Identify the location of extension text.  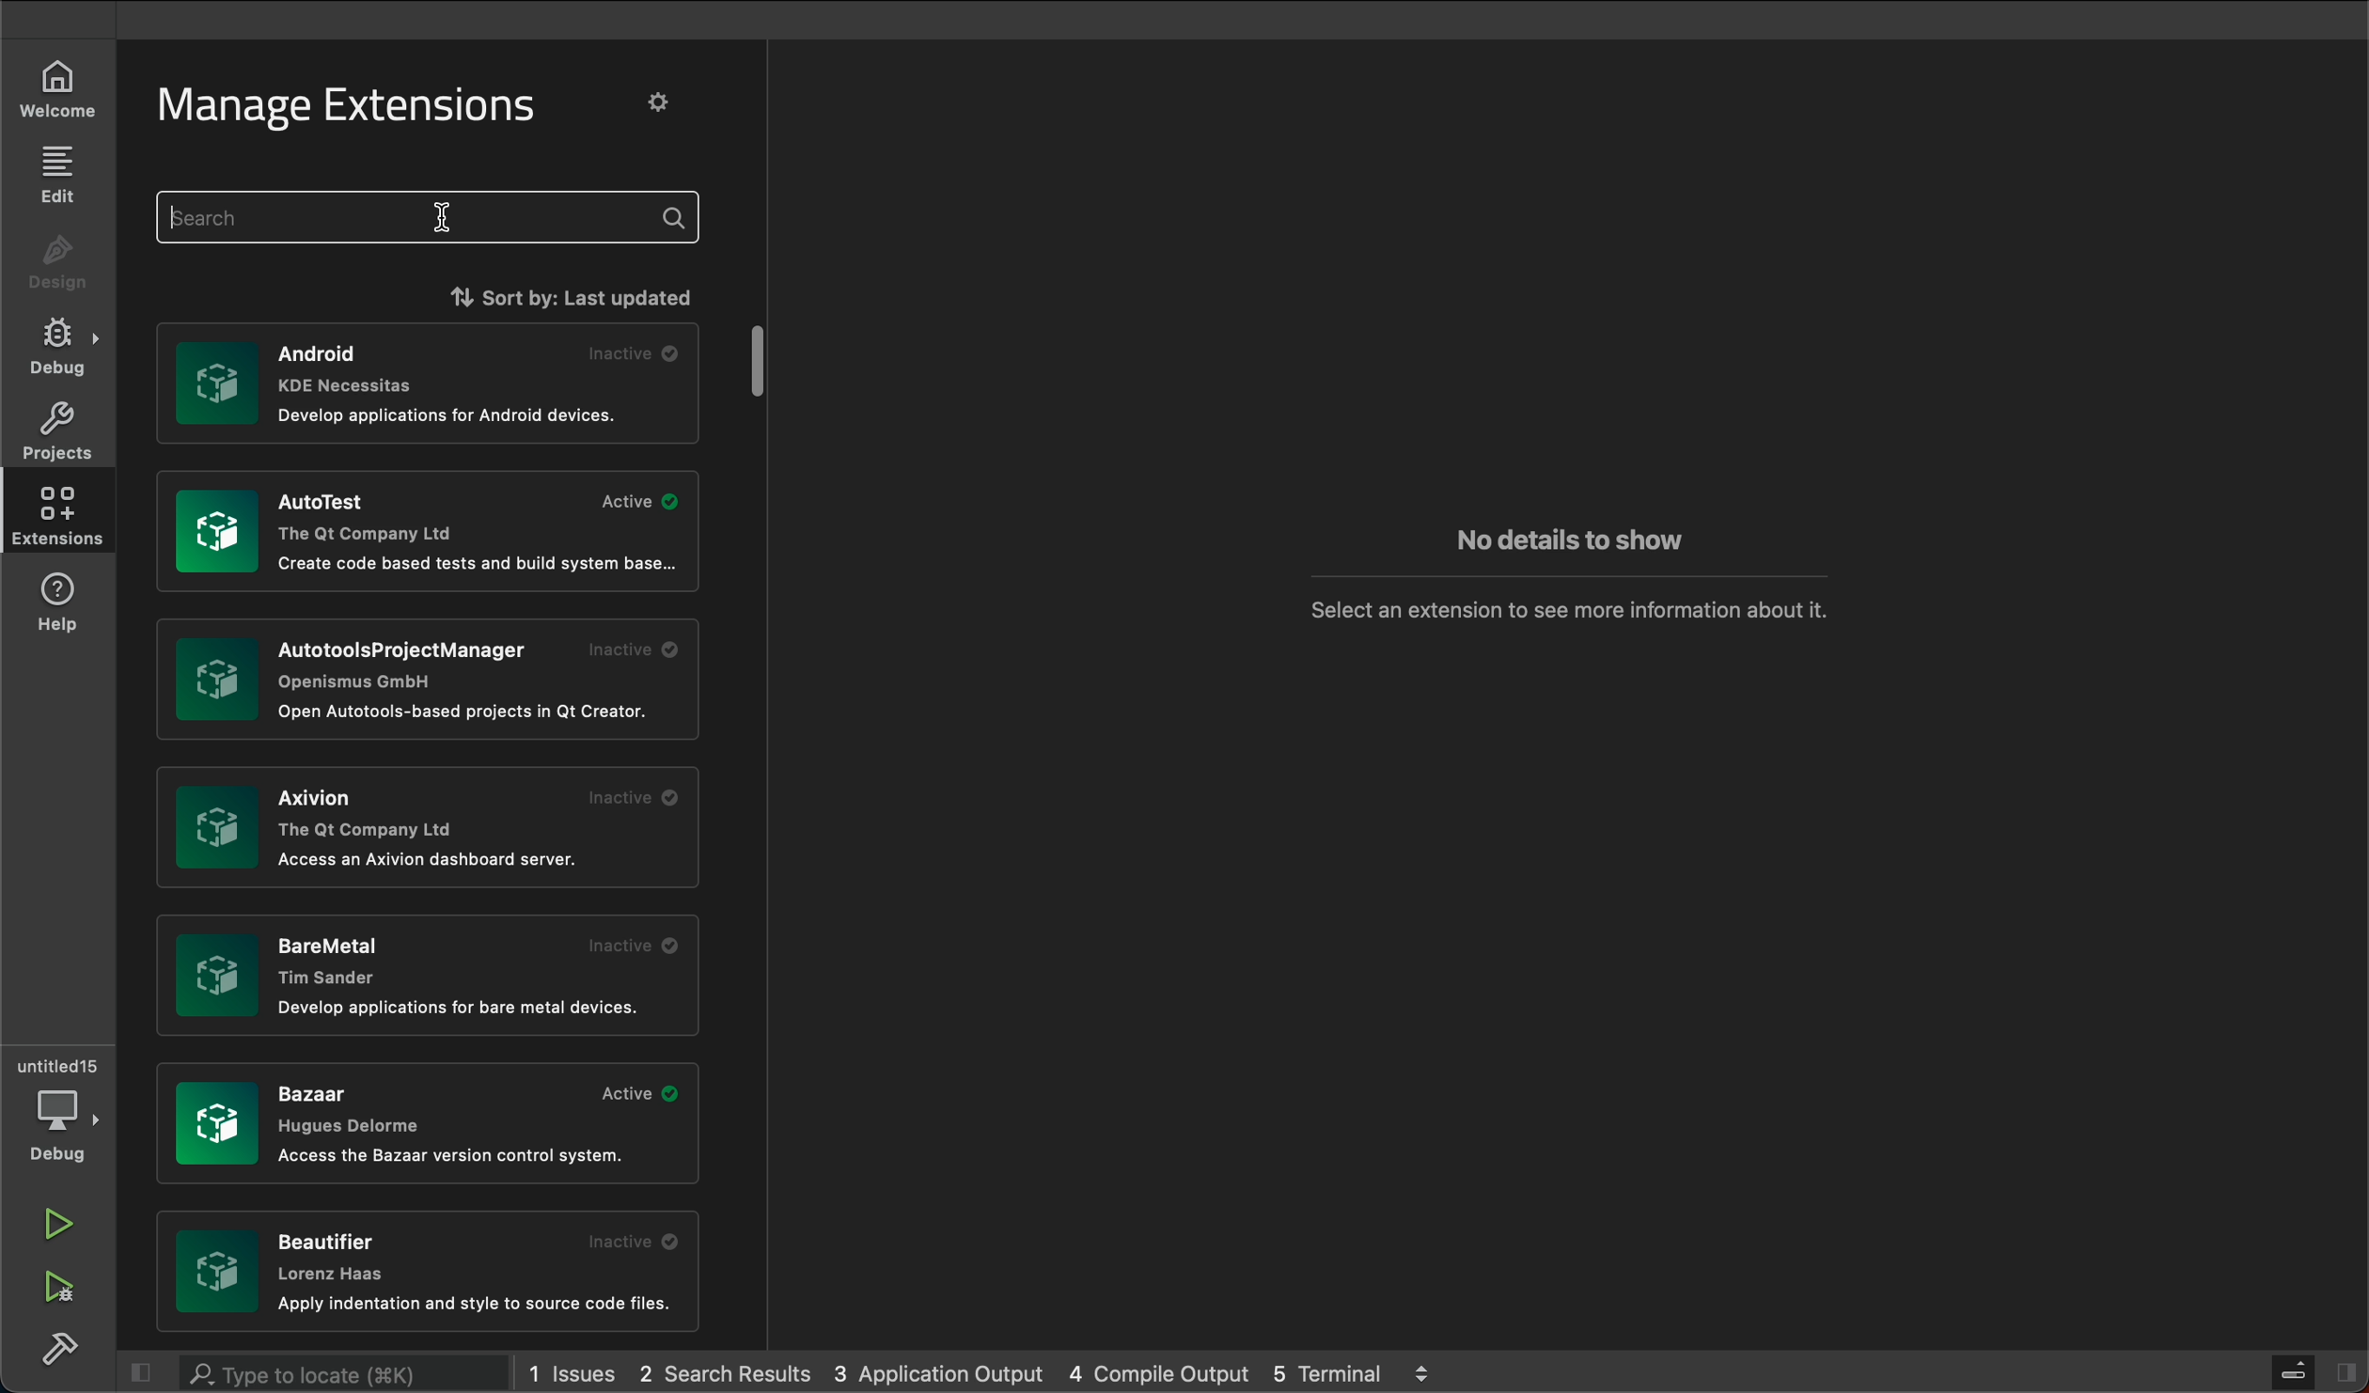
(370, 517).